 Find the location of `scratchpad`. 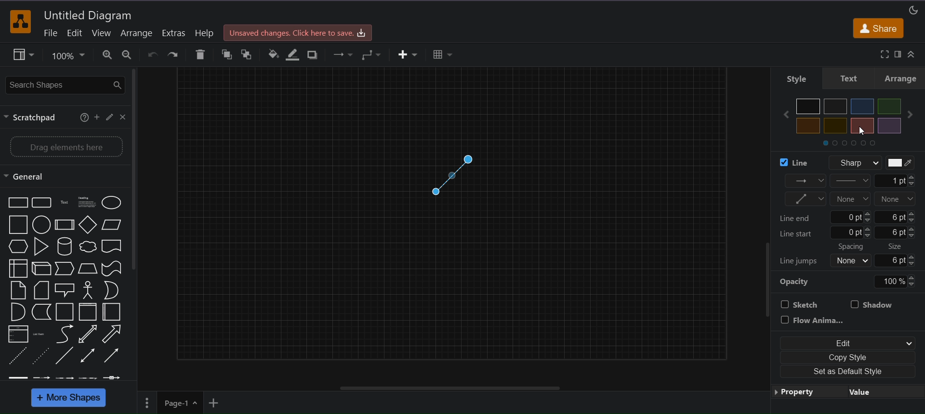

scratchpad is located at coordinates (33, 118).